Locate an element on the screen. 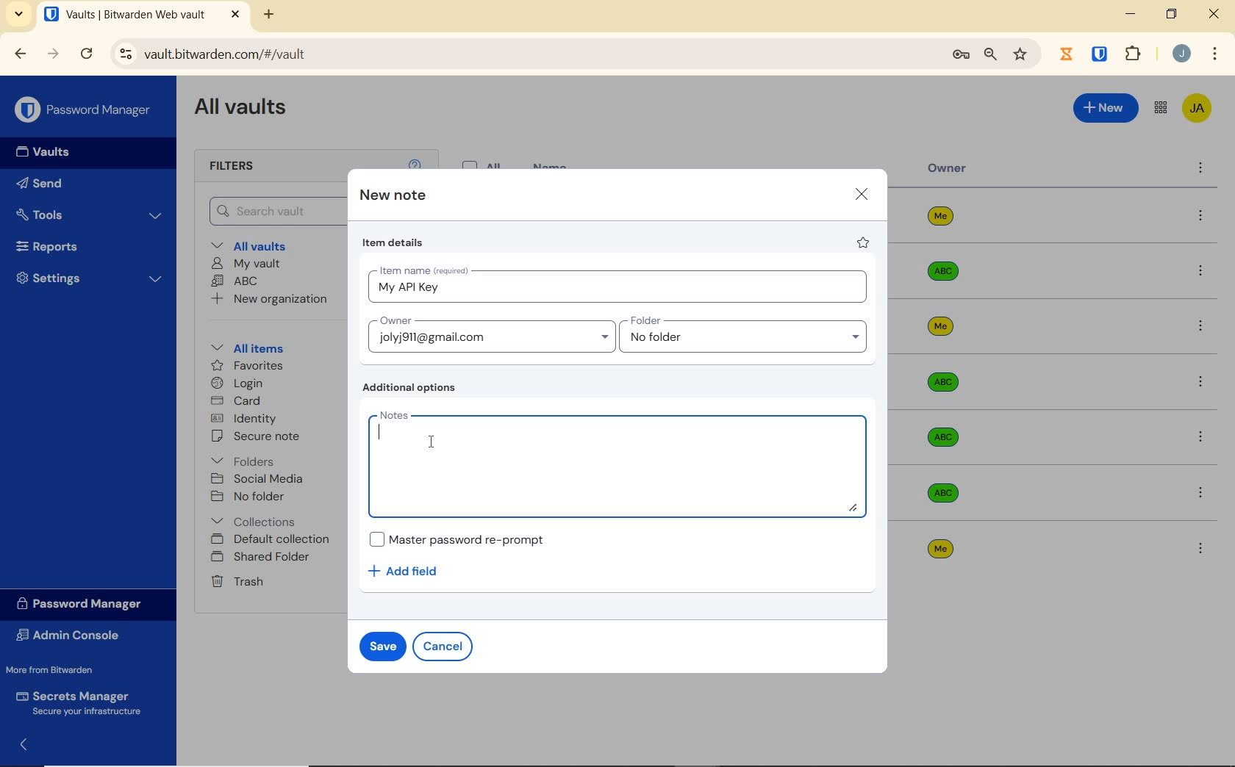  more options is located at coordinates (1200, 548).